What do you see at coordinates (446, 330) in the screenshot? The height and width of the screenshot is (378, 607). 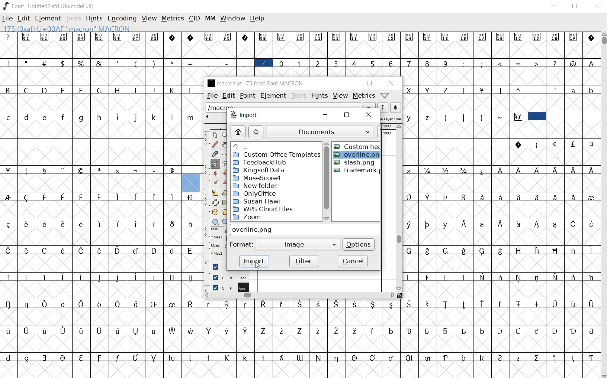 I see `Symbol` at bounding box center [446, 330].